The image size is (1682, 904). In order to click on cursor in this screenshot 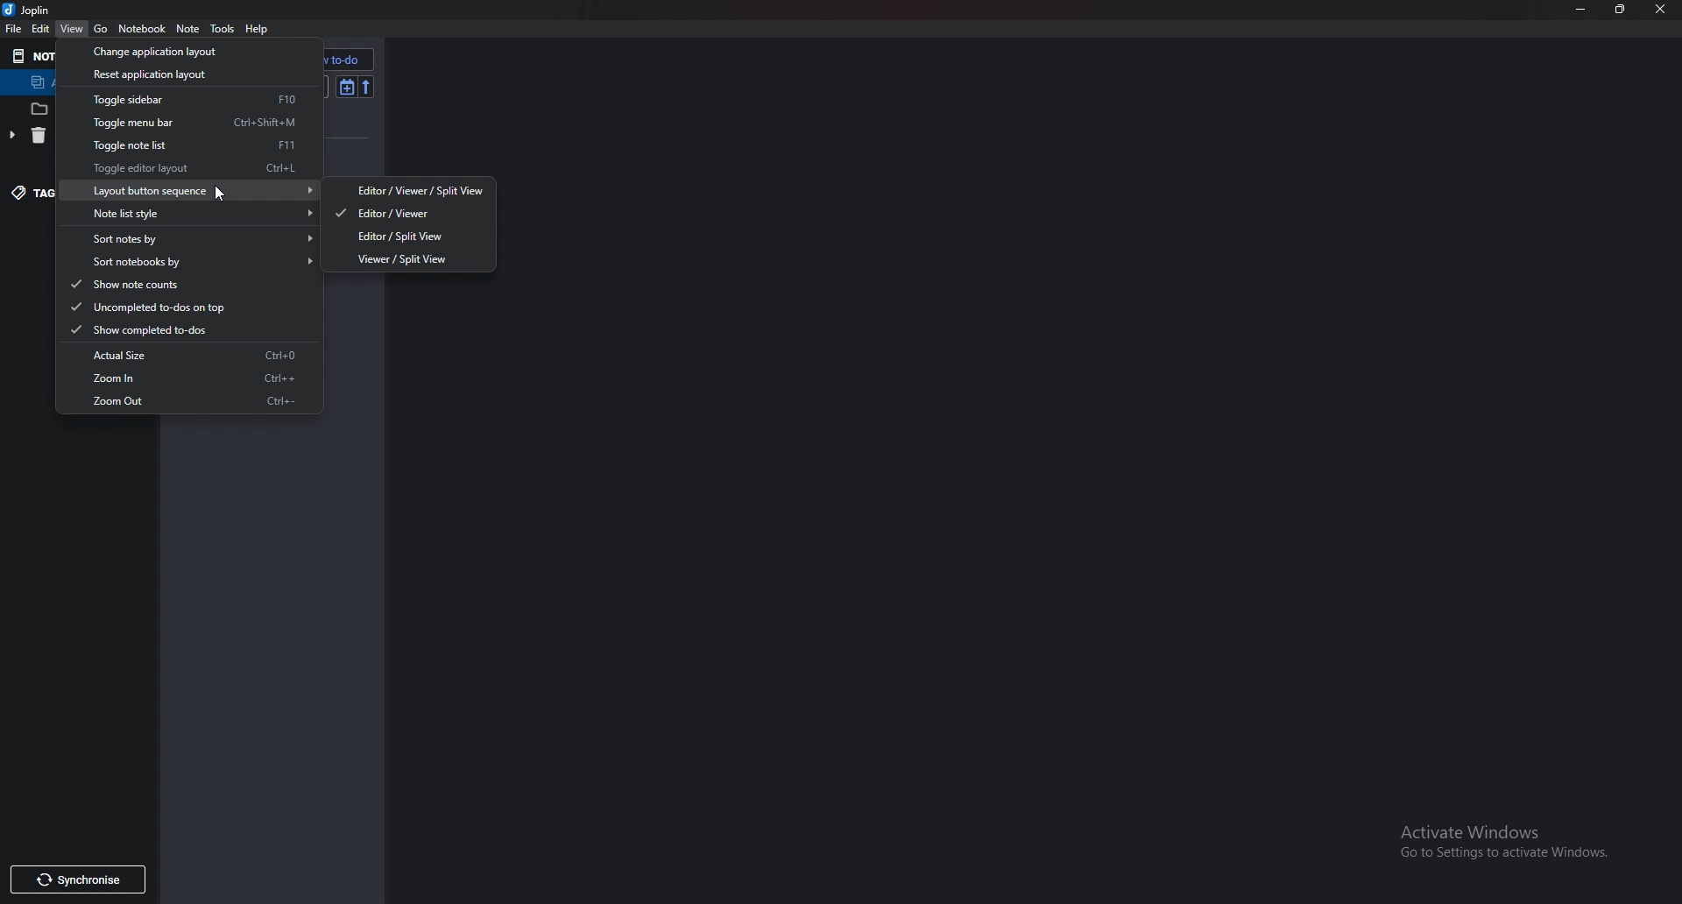, I will do `click(216, 193)`.